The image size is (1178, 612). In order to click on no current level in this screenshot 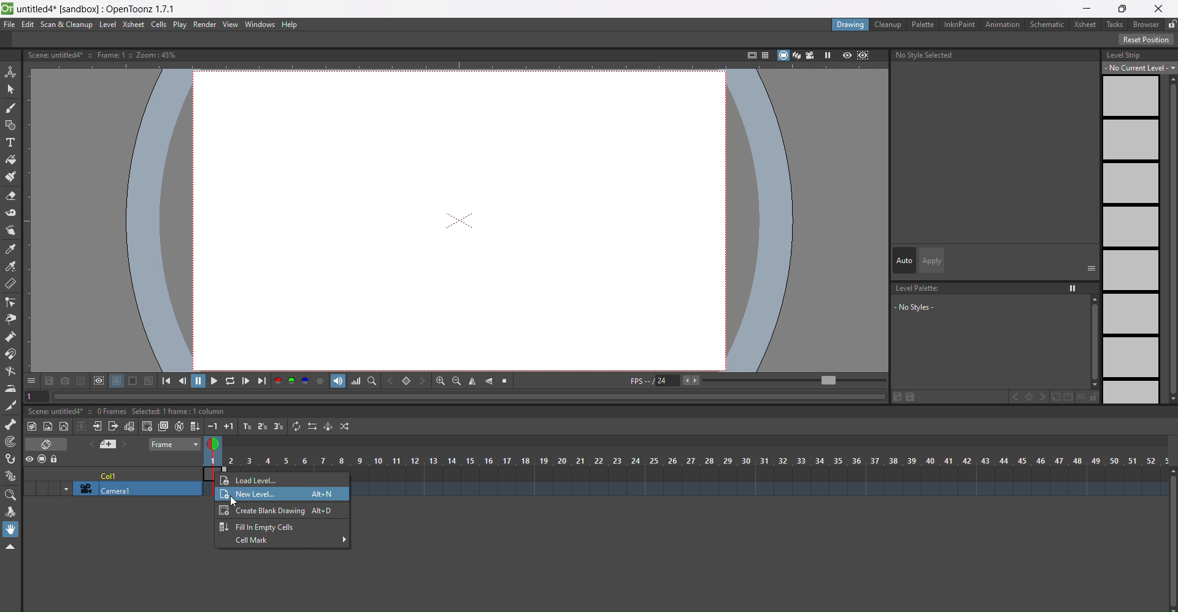, I will do `click(1141, 67)`.